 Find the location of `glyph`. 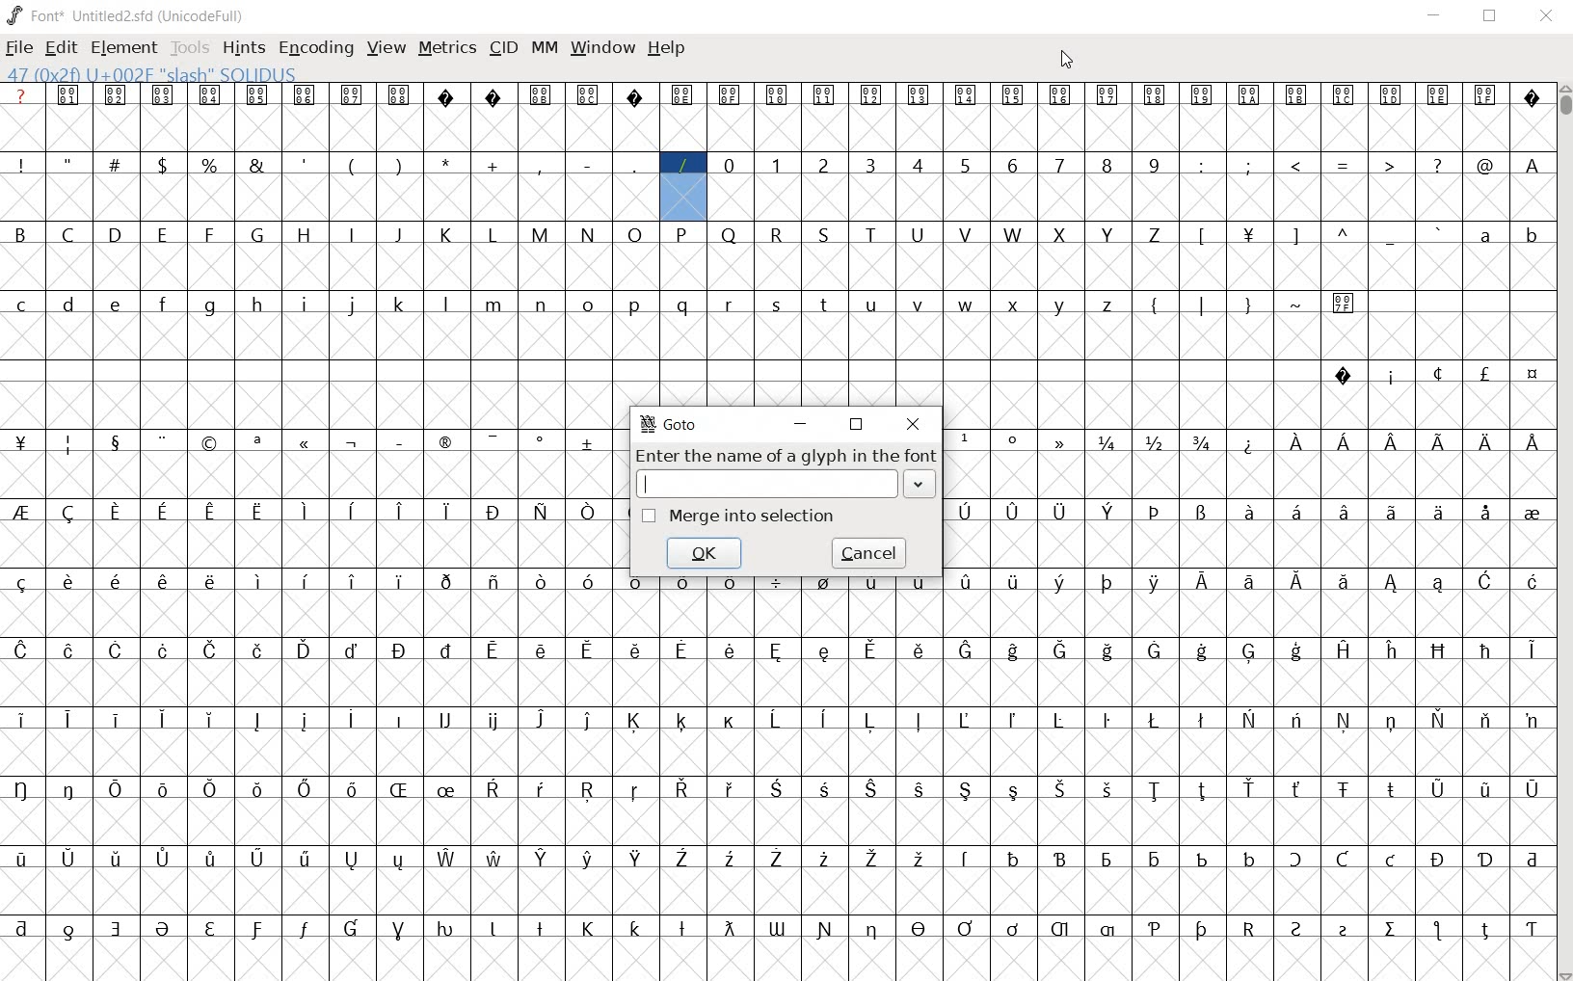

glyph is located at coordinates (966, 512).